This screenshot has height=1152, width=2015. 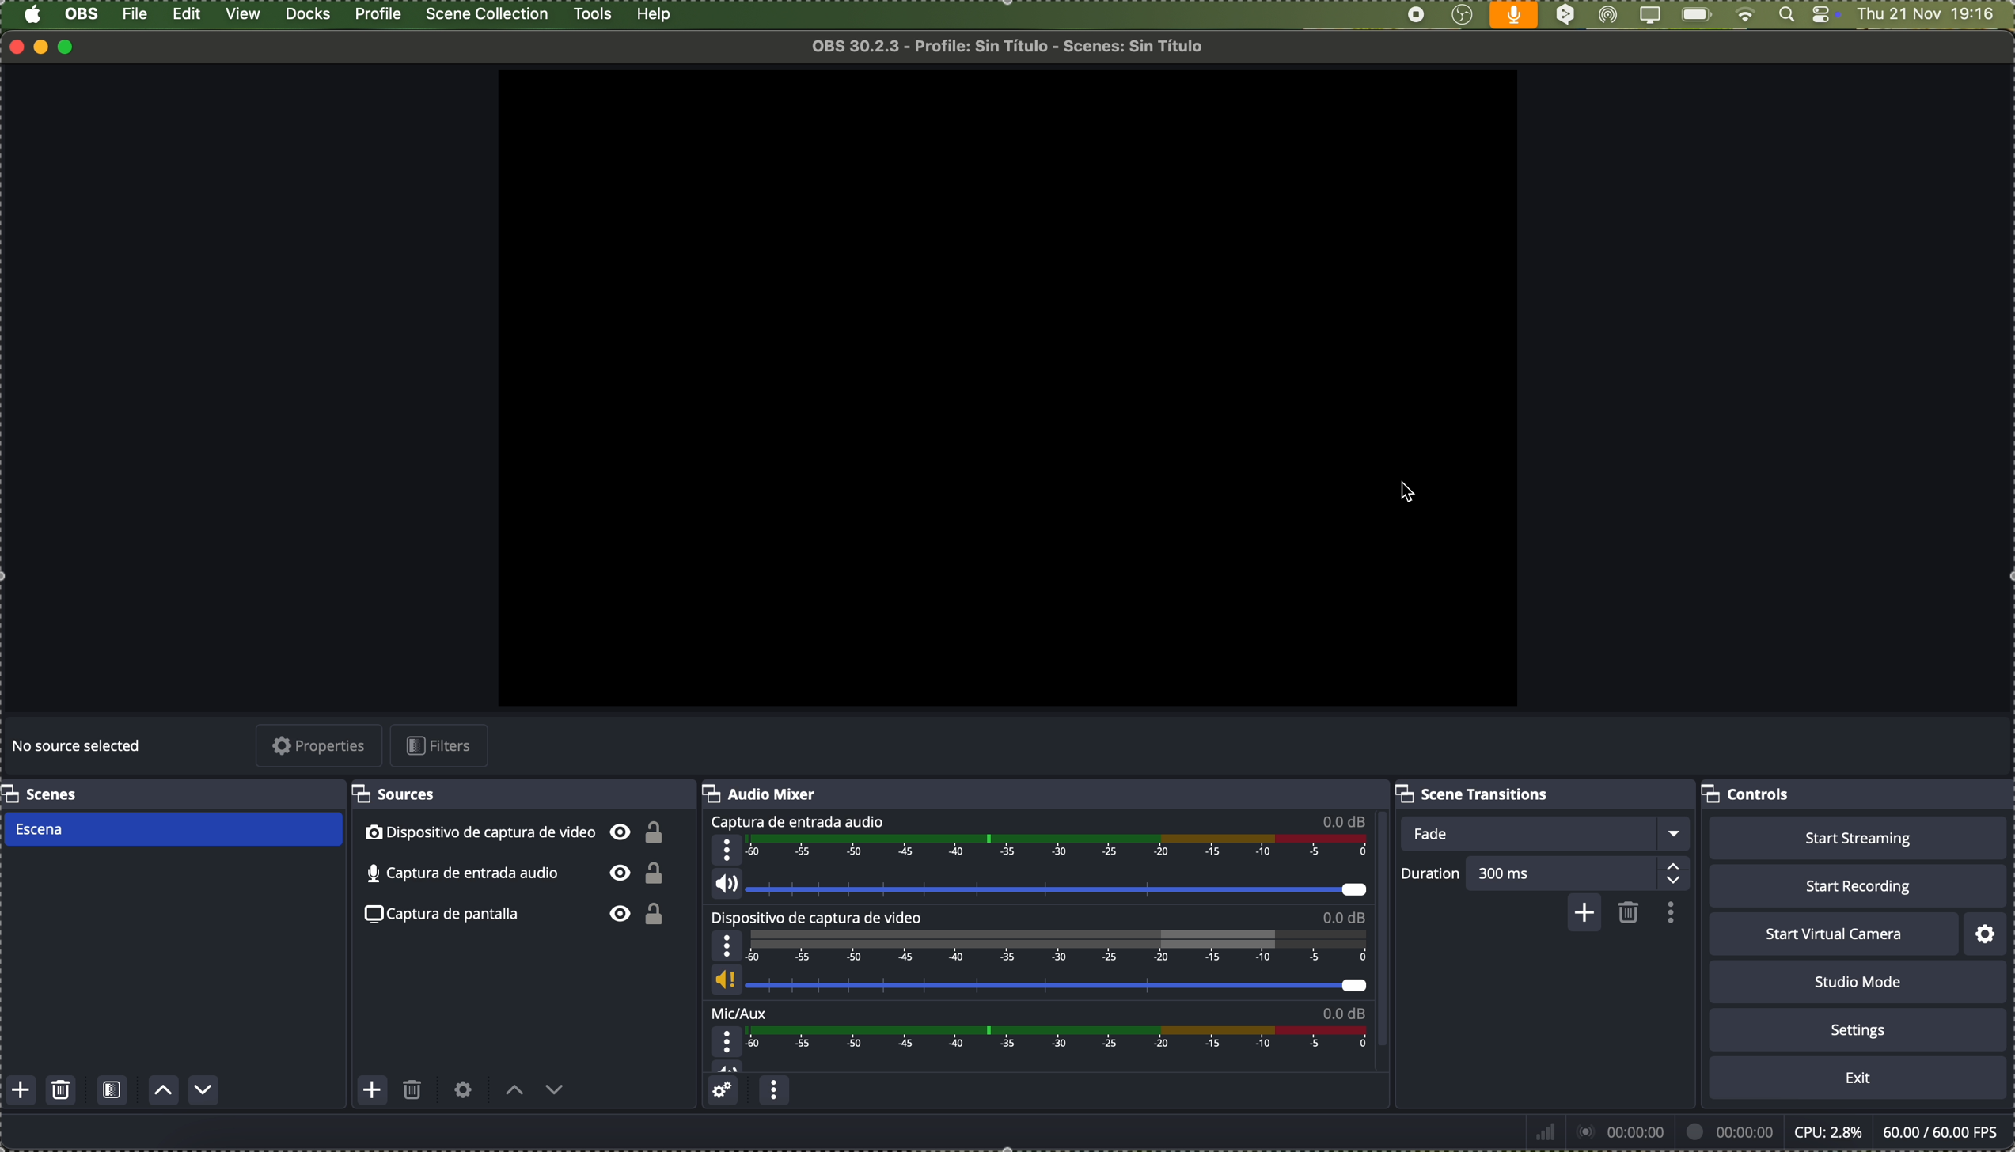 I want to click on video capture device, so click(x=1039, y=955).